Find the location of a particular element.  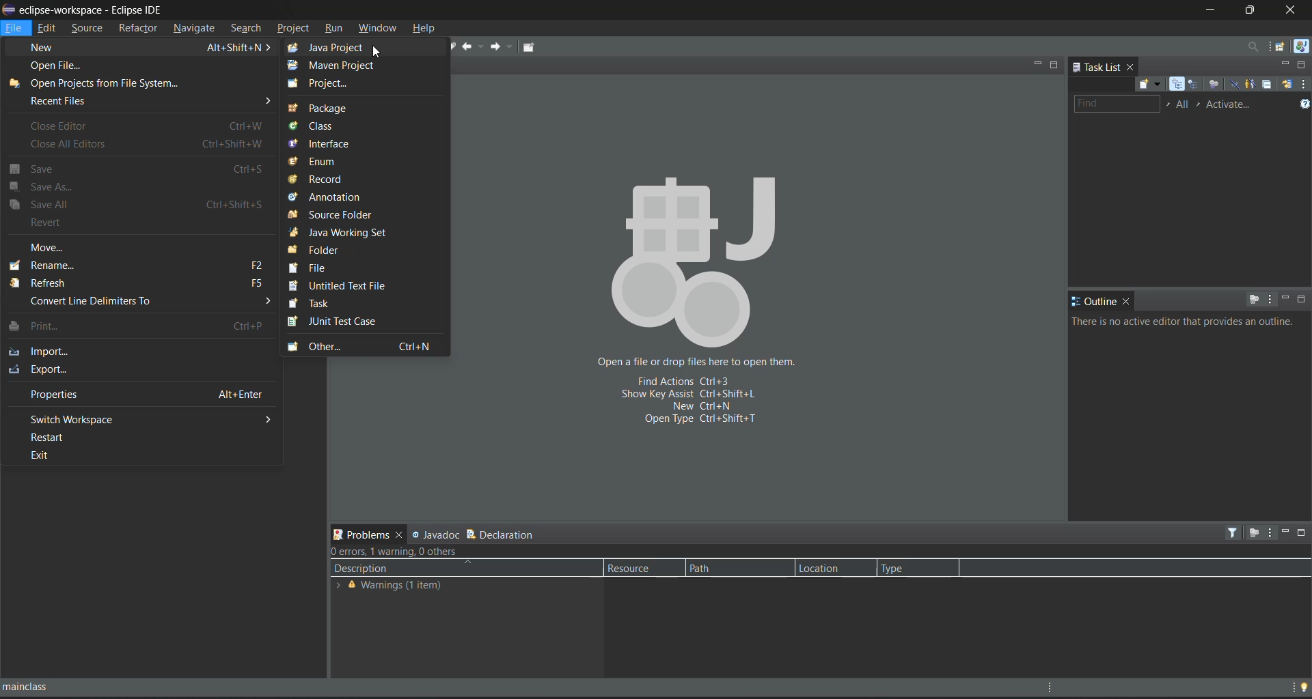

view menu is located at coordinates (1269, 298).